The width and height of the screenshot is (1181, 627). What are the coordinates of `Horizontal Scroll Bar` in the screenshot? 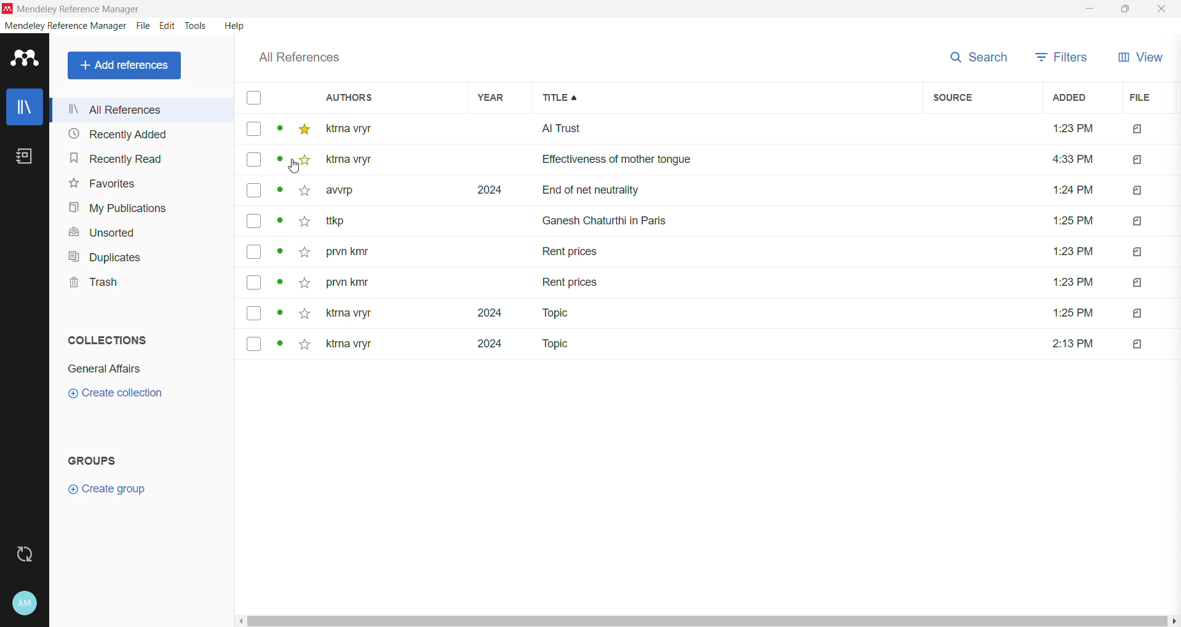 It's located at (707, 621).